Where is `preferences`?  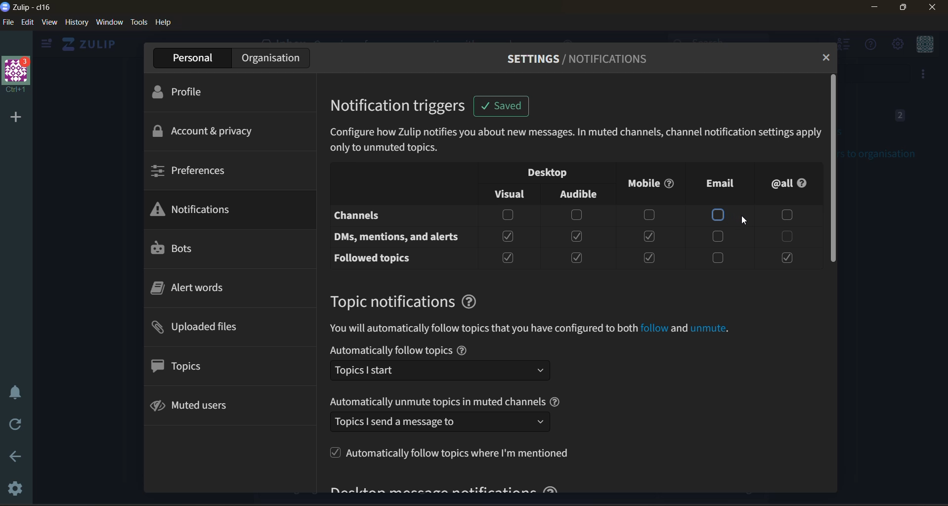 preferences is located at coordinates (193, 169).